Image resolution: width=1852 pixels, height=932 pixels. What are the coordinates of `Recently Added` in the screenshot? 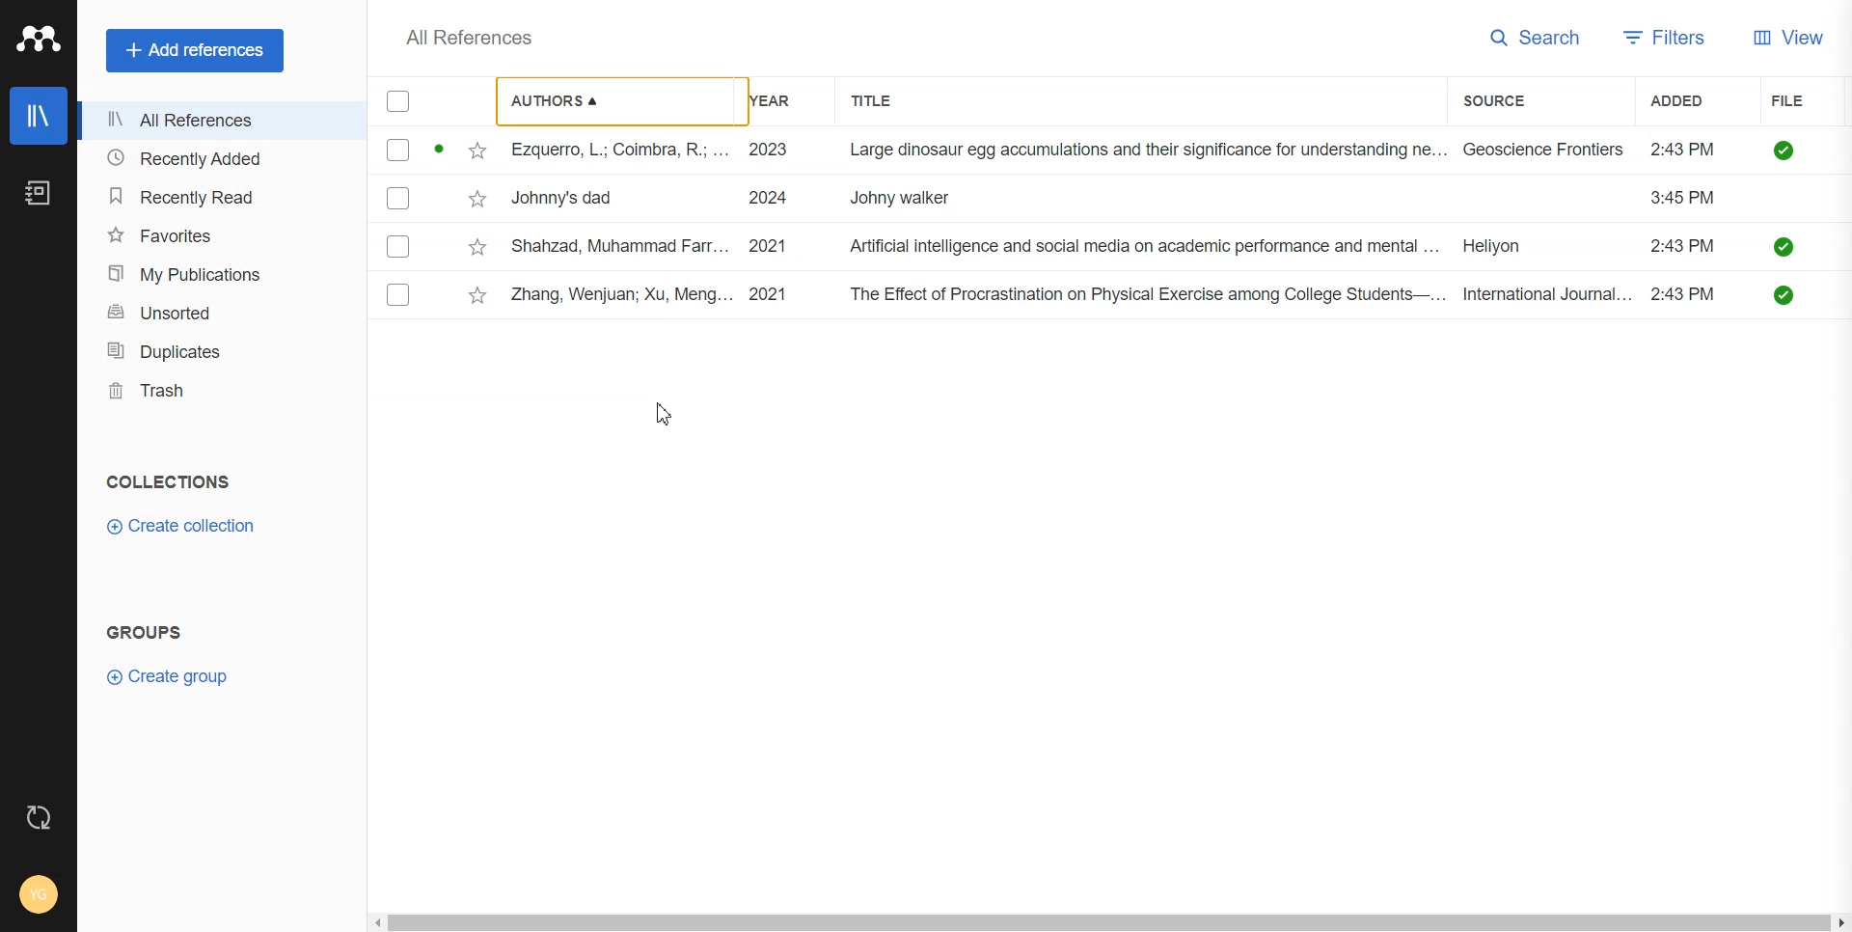 It's located at (213, 159).